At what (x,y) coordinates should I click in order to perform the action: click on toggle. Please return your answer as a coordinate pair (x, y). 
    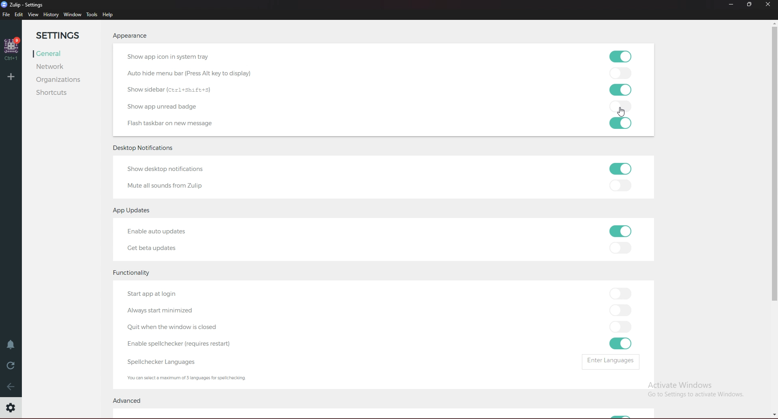
    Looking at the image, I should click on (621, 169).